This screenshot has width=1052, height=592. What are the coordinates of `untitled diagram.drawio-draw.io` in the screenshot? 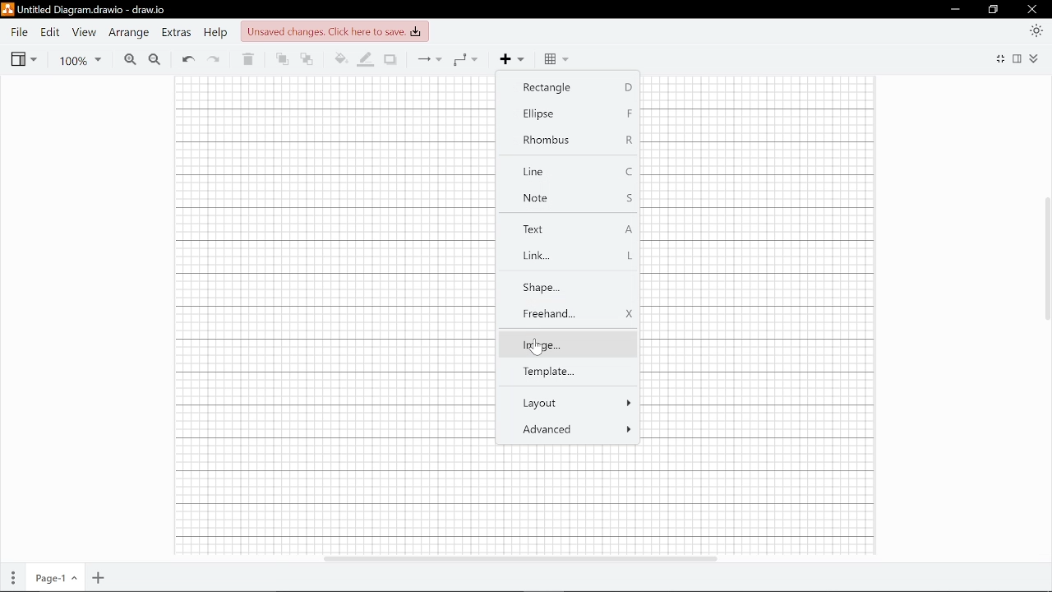 It's located at (94, 9).